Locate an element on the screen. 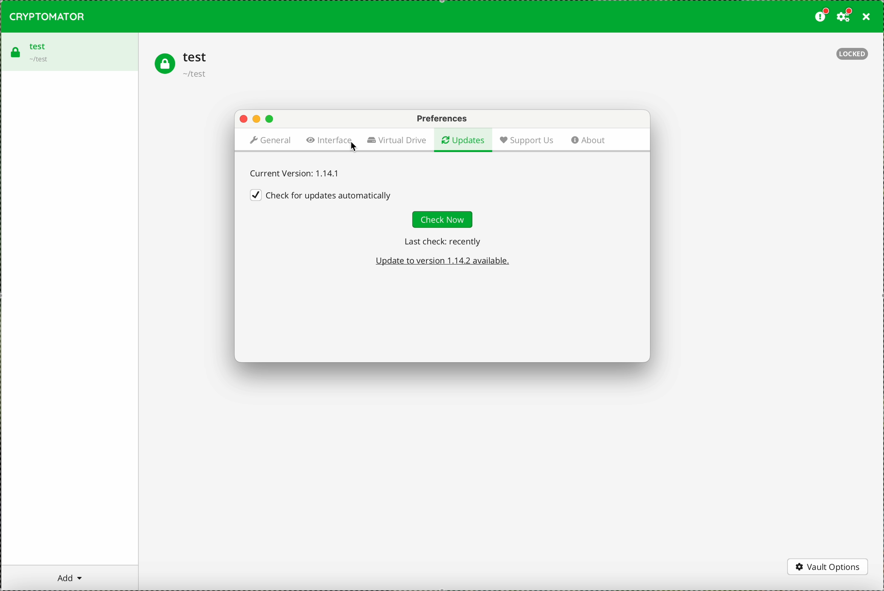  close popup is located at coordinates (244, 119).